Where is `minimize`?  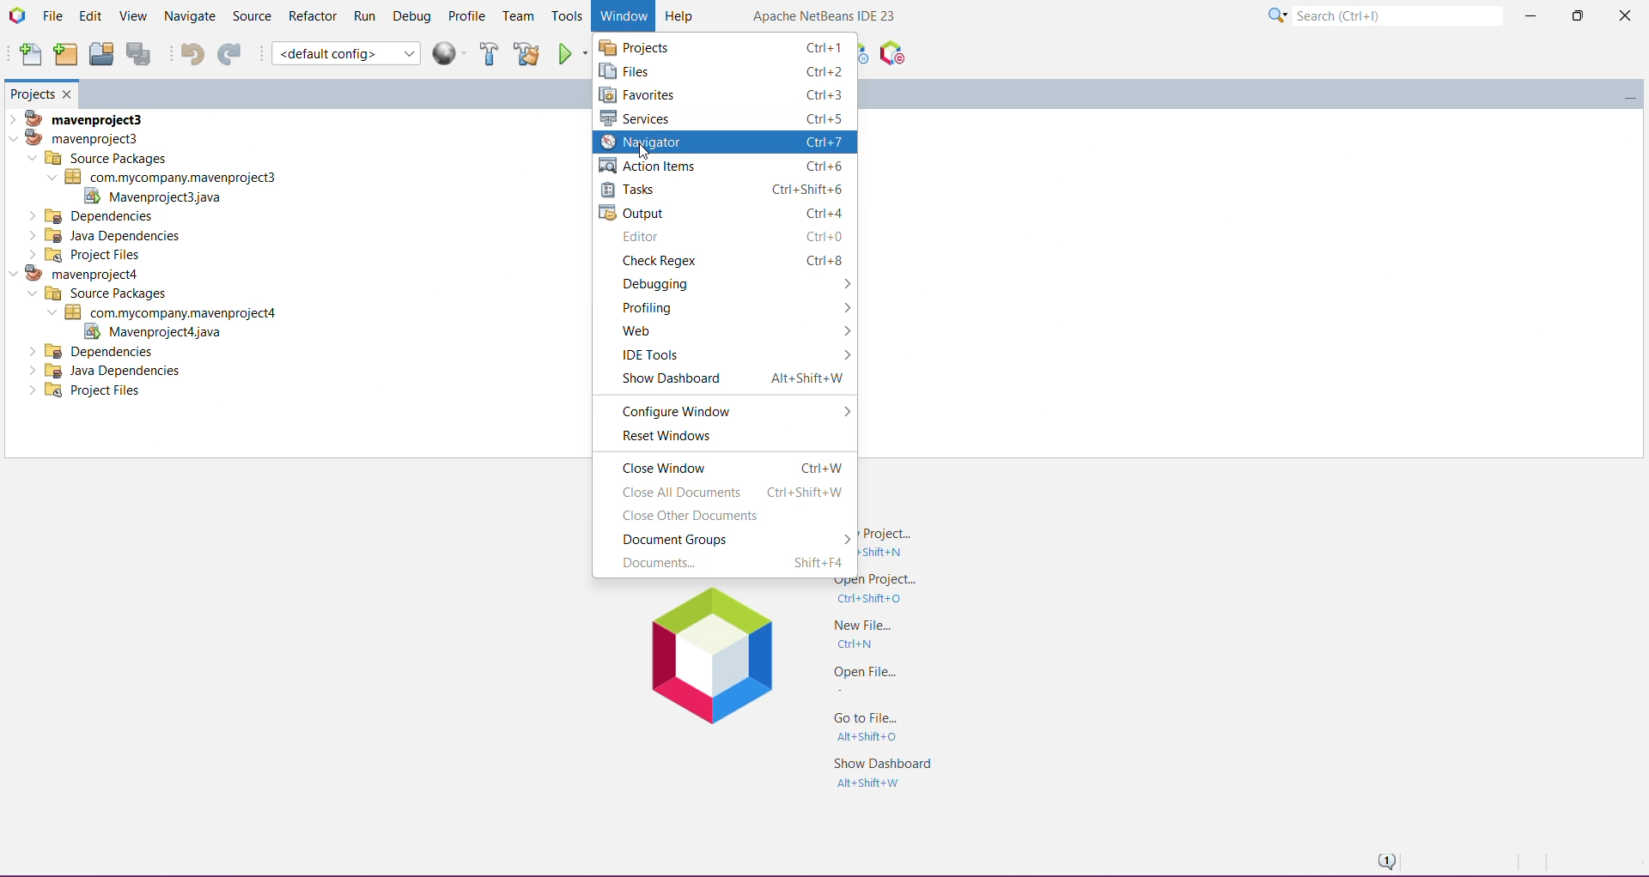
minimize is located at coordinates (1624, 92).